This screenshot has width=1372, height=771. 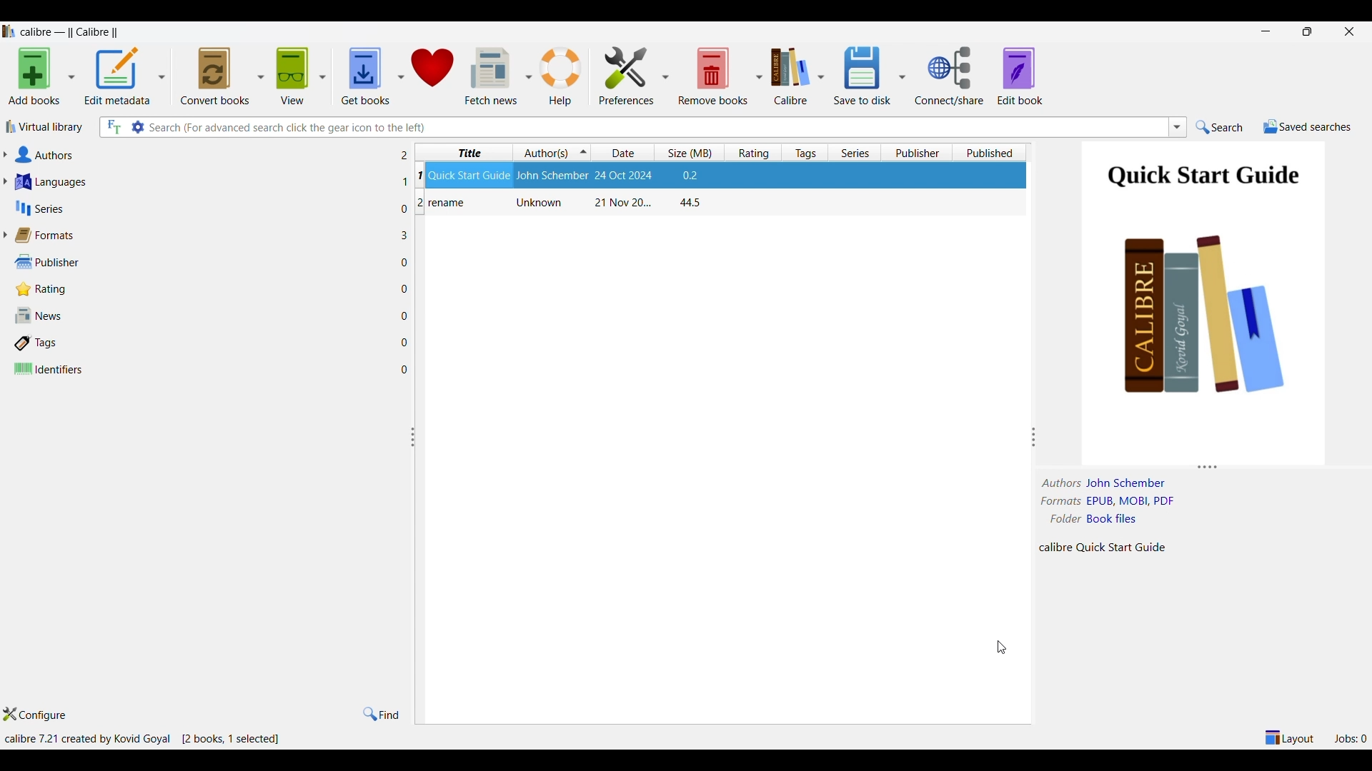 What do you see at coordinates (261, 75) in the screenshot?
I see `Convert book options` at bounding box center [261, 75].